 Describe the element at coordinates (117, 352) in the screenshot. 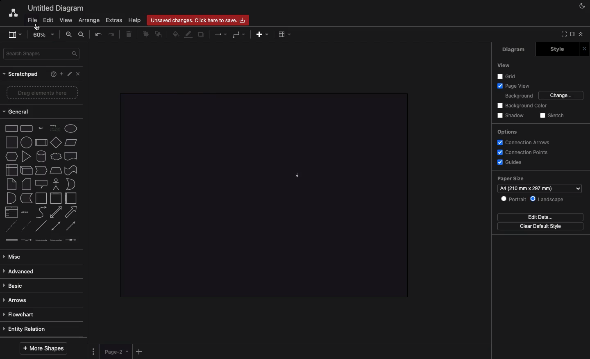

I see `Page` at that location.